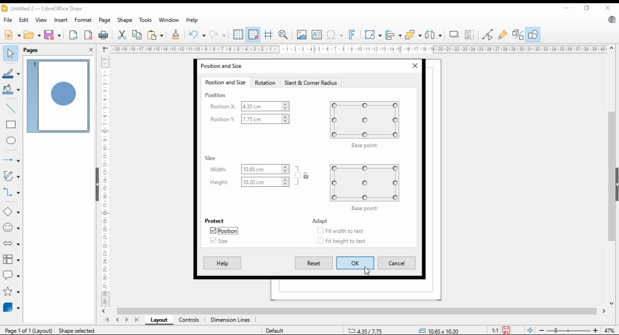  Describe the element at coordinates (8, 20) in the screenshot. I see `file` at that location.